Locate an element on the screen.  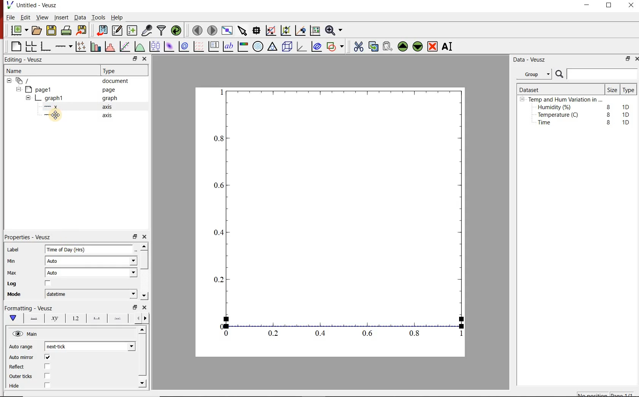
Min is located at coordinates (17, 260).